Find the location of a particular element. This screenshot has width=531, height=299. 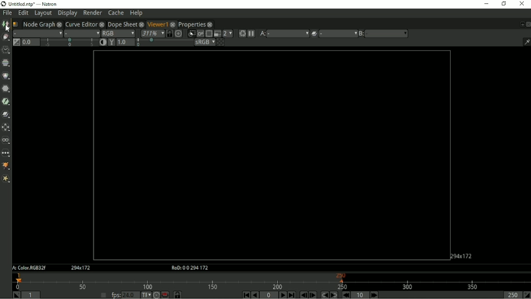

RoD is located at coordinates (188, 268).